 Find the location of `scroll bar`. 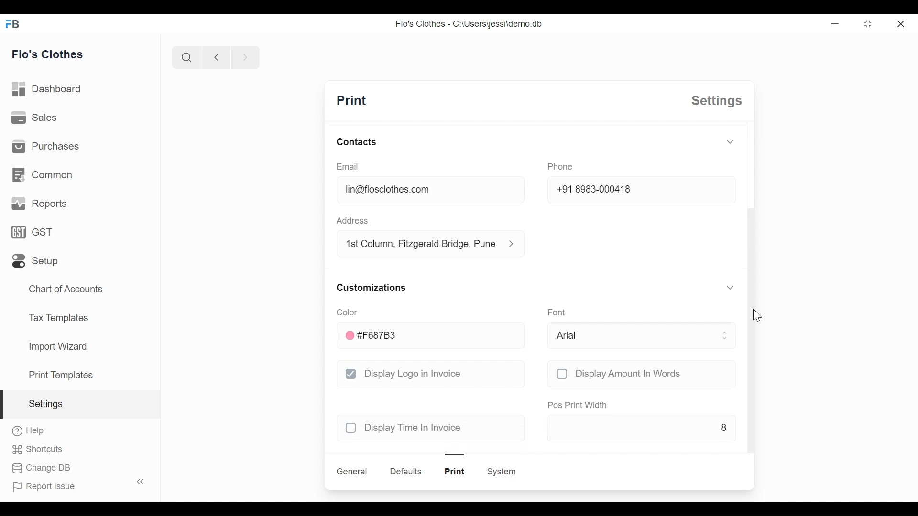

scroll bar is located at coordinates (752, 331).